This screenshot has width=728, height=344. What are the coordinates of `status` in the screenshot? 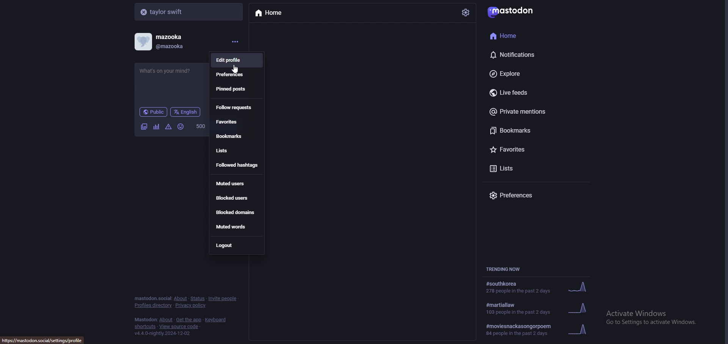 It's located at (173, 73).